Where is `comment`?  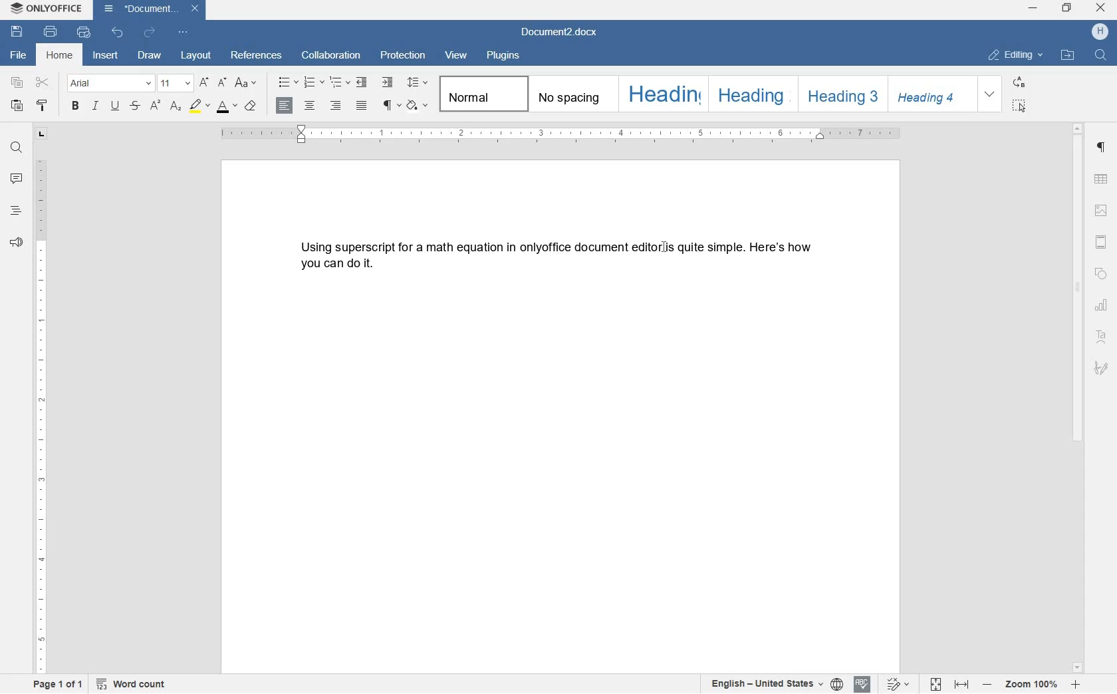 comment is located at coordinates (16, 179).